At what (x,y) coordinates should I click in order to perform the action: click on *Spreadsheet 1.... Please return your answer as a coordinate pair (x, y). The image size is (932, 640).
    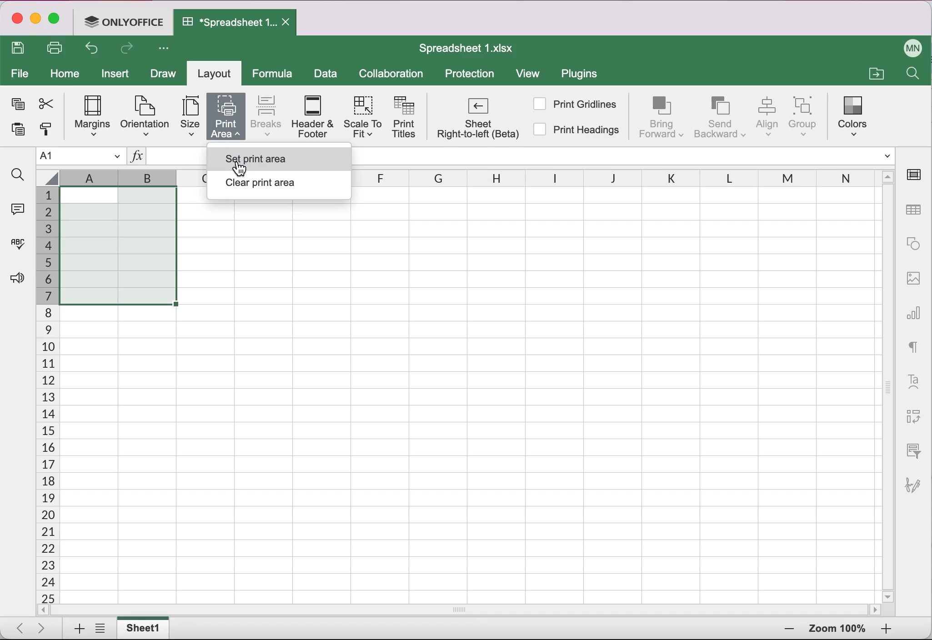
    Looking at the image, I should click on (225, 22).